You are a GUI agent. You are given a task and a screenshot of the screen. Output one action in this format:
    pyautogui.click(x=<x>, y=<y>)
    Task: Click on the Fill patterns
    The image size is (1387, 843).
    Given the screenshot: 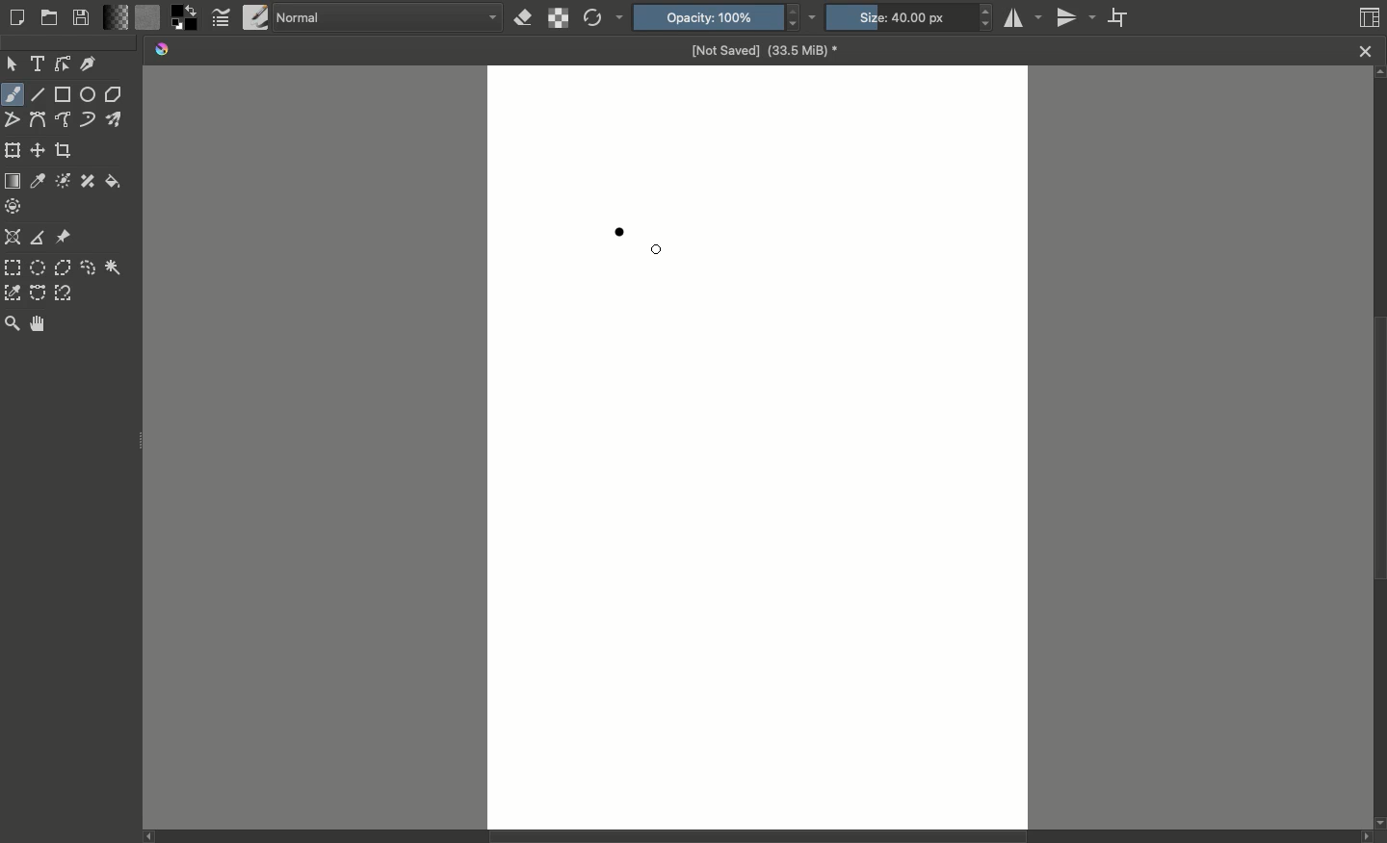 What is the action you would take?
    pyautogui.click(x=148, y=18)
    